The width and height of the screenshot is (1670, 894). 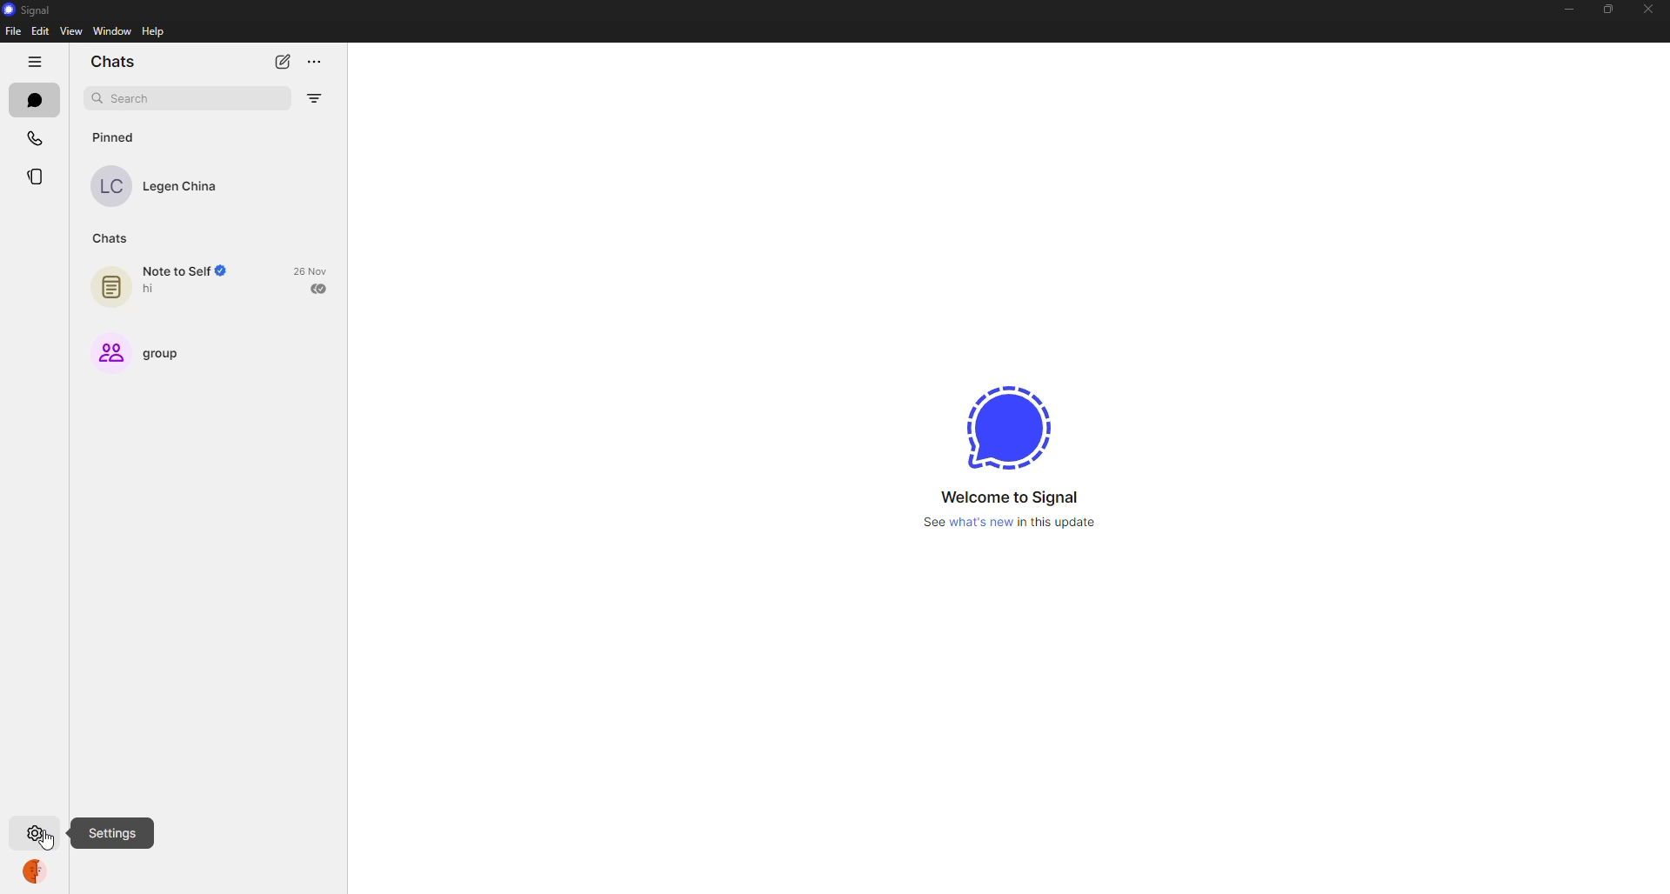 I want to click on settings, so click(x=112, y=831).